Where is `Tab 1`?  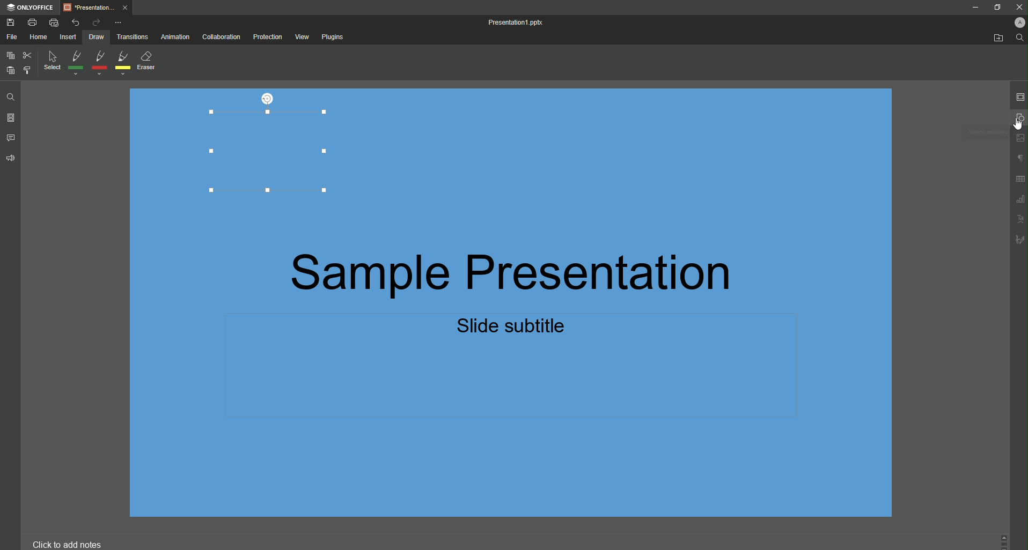
Tab 1 is located at coordinates (99, 8).